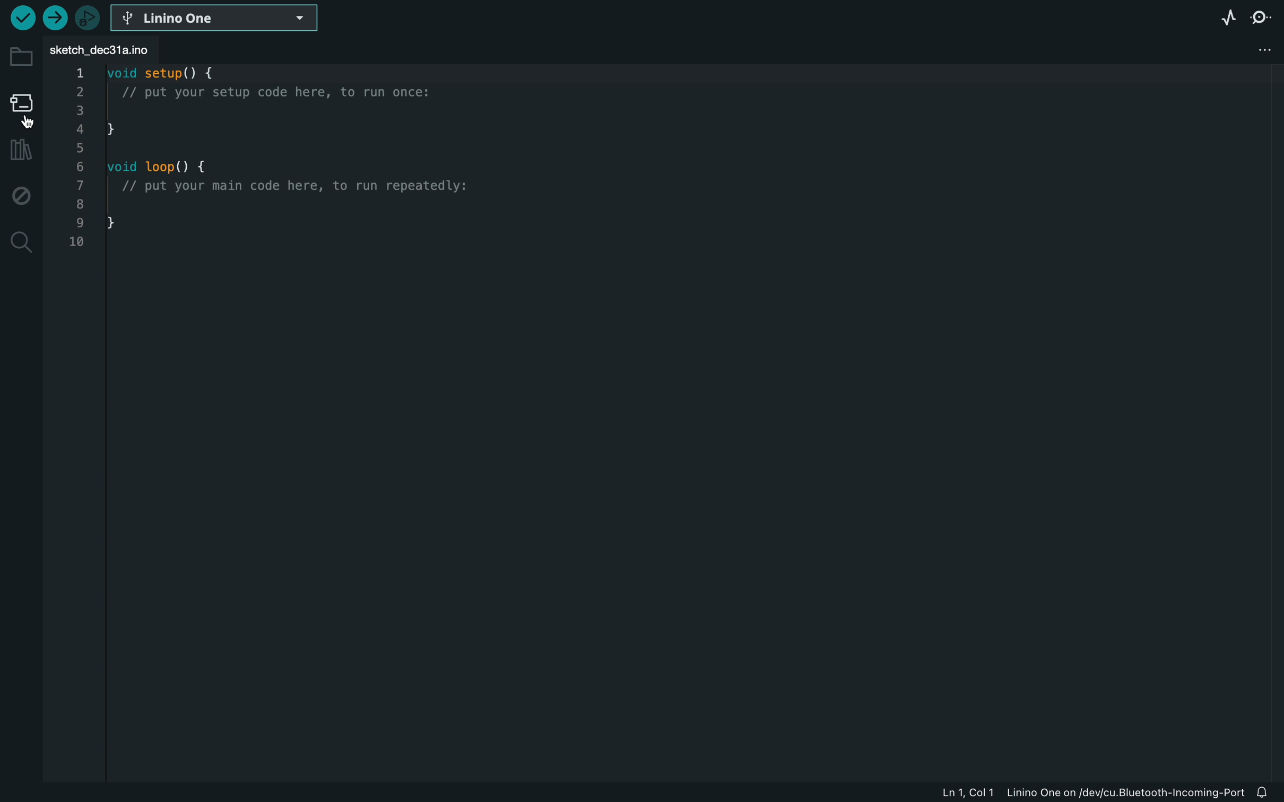  What do you see at coordinates (54, 19) in the screenshot?
I see `upload` at bounding box center [54, 19].